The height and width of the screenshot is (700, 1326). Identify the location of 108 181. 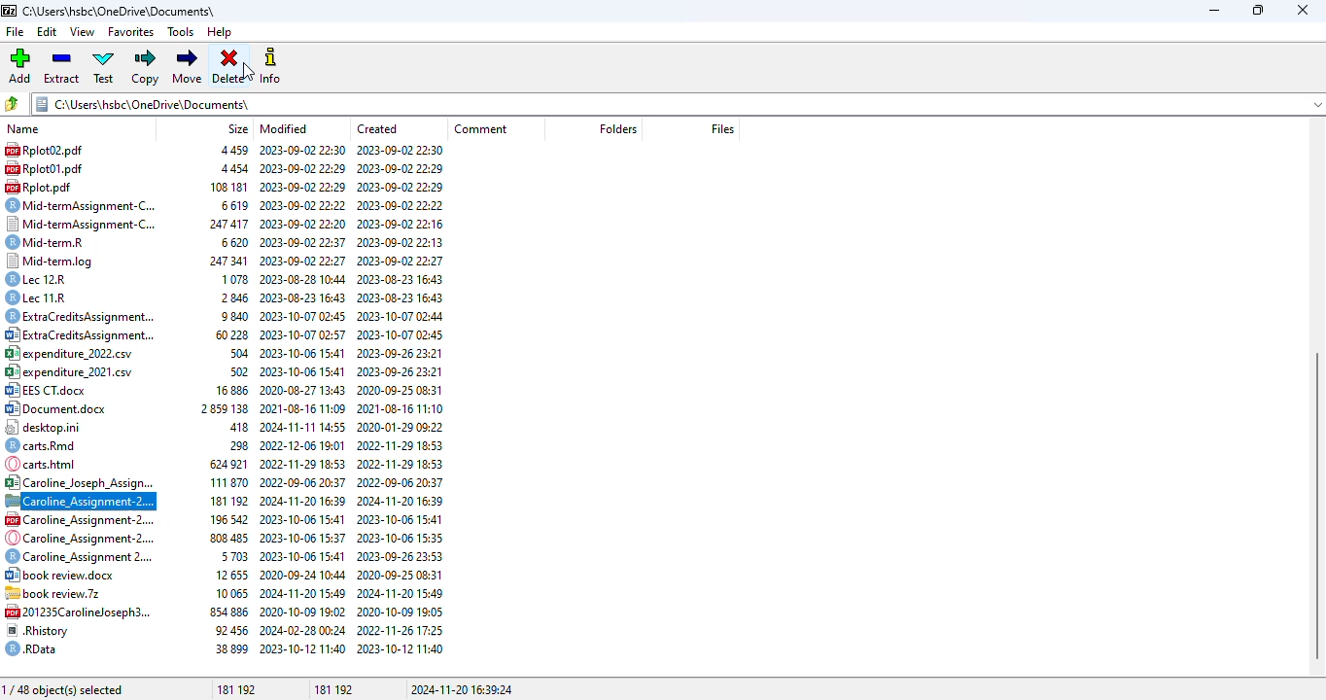
(227, 187).